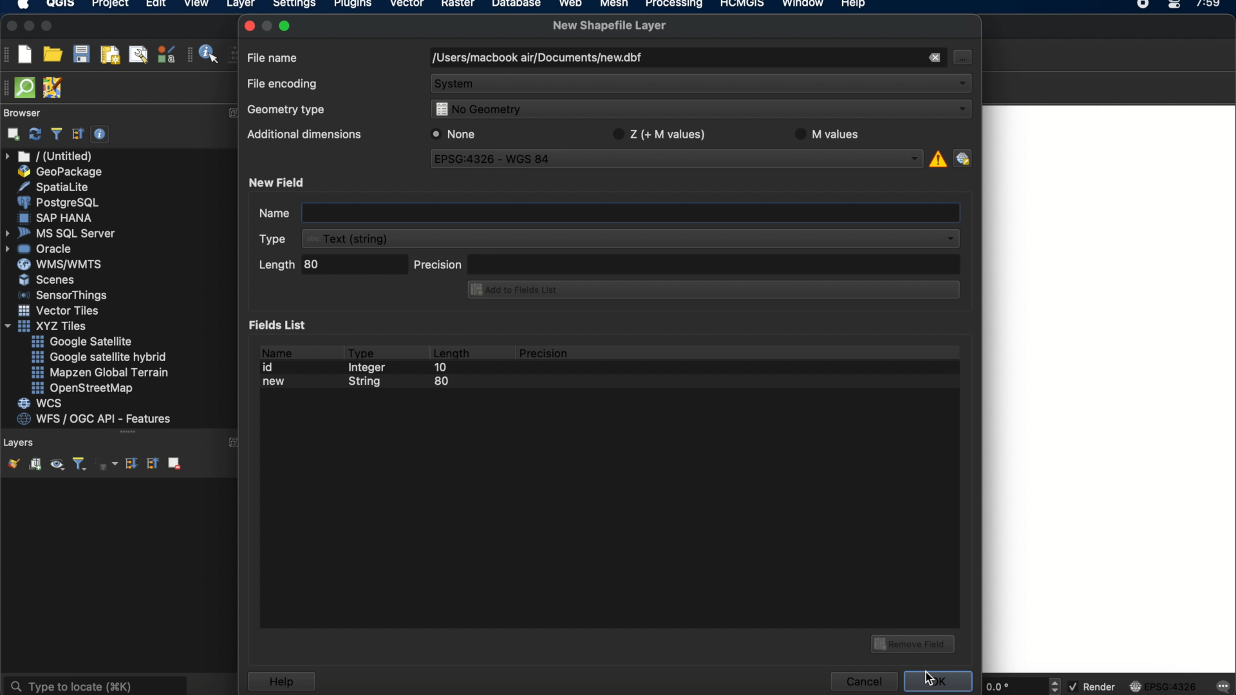  What do you see at coordinates (281, 681) in the screenshot?
I see `help` at bounding box center [281, 681].